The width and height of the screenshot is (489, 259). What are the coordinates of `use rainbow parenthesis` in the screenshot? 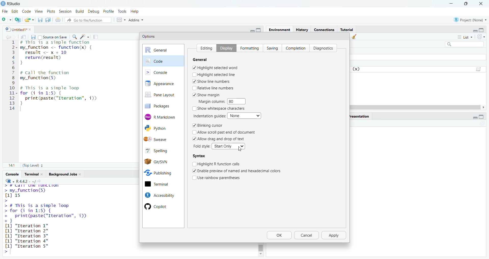 It's located at (220, 177).